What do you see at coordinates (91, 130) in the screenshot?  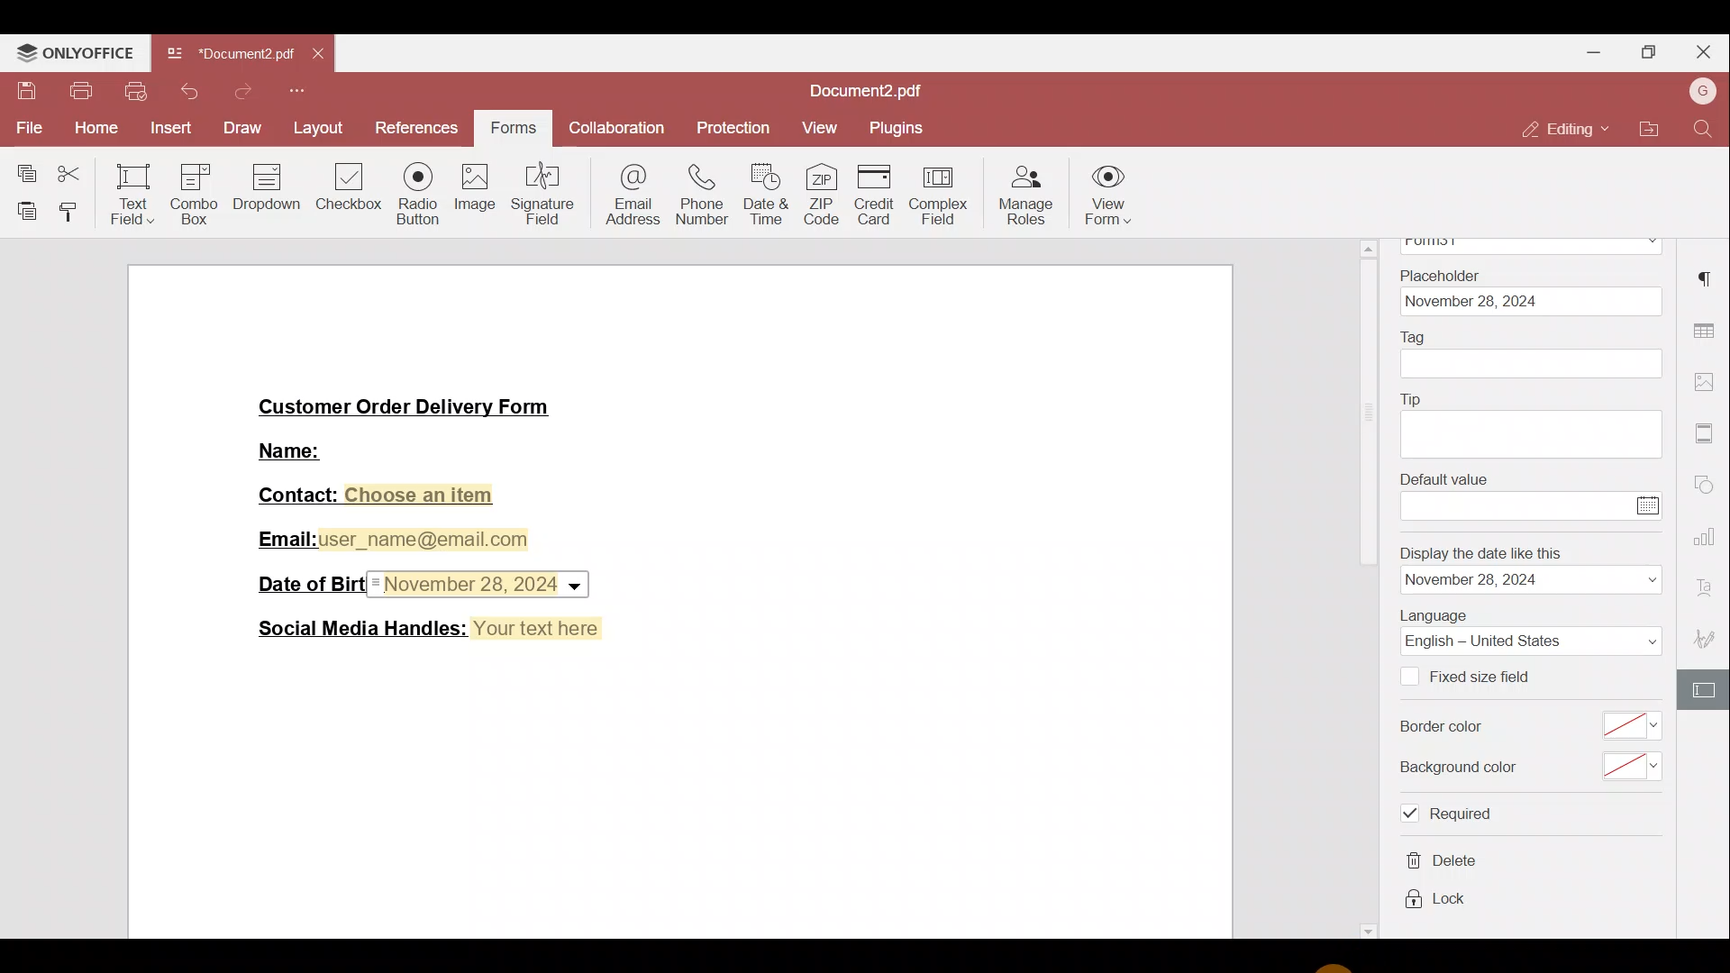 I see `Home` at bounding box center [91, 130].